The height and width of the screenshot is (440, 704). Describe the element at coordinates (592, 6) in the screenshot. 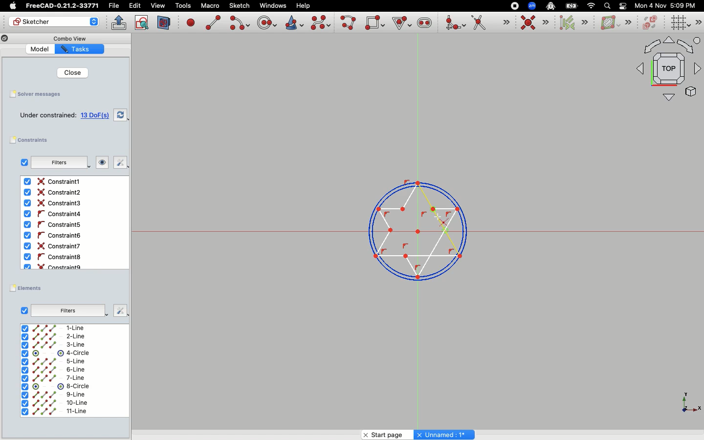

I see `Network` at that location.